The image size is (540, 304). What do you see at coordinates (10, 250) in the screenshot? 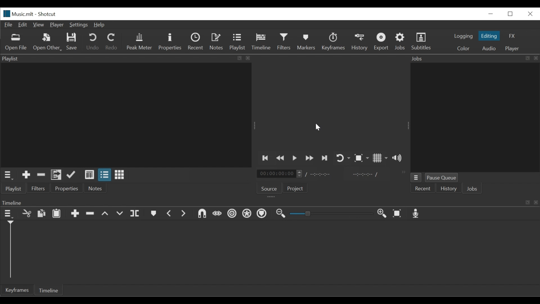
I see `Timeline cursor` at bounding box center [10, 250].